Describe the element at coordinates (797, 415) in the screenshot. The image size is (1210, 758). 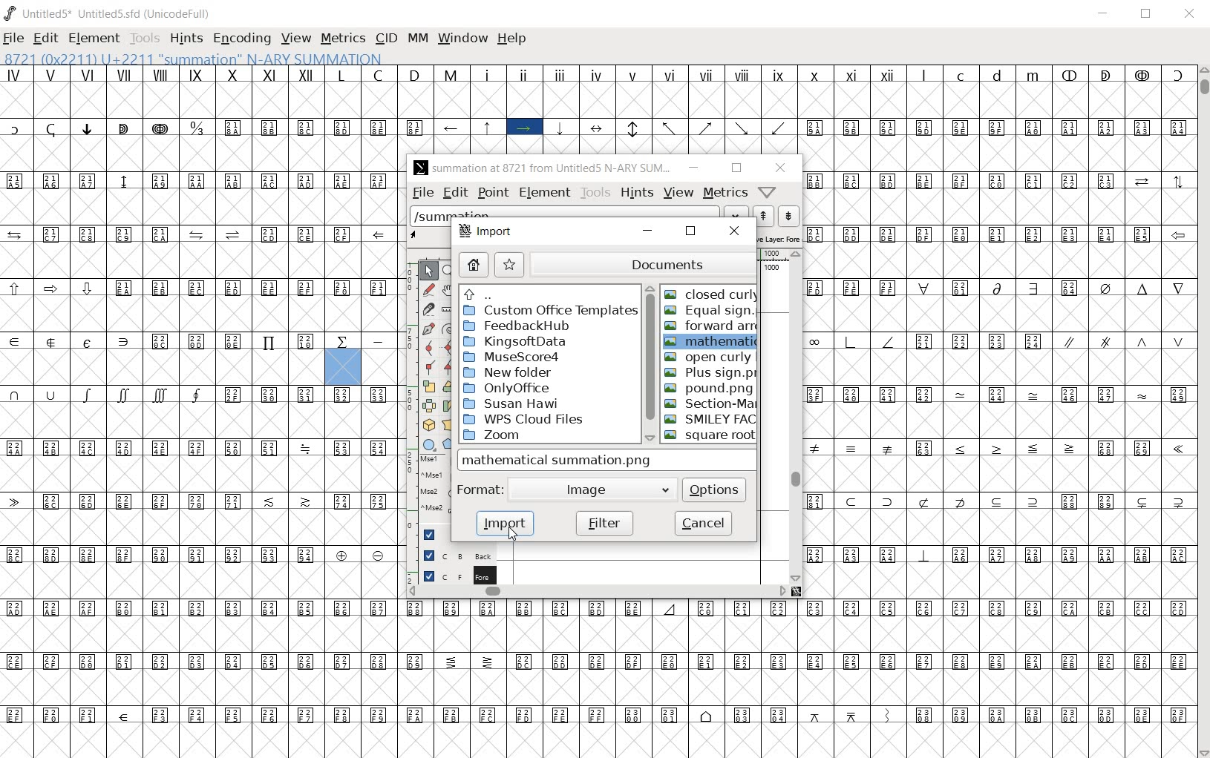
I see `scrollbar` at that location.